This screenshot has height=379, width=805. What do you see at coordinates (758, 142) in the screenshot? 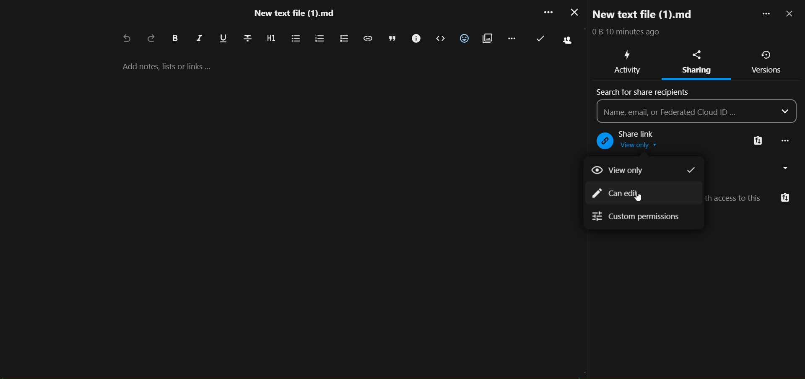
I see `copy link` at bounding box center [758, 142].